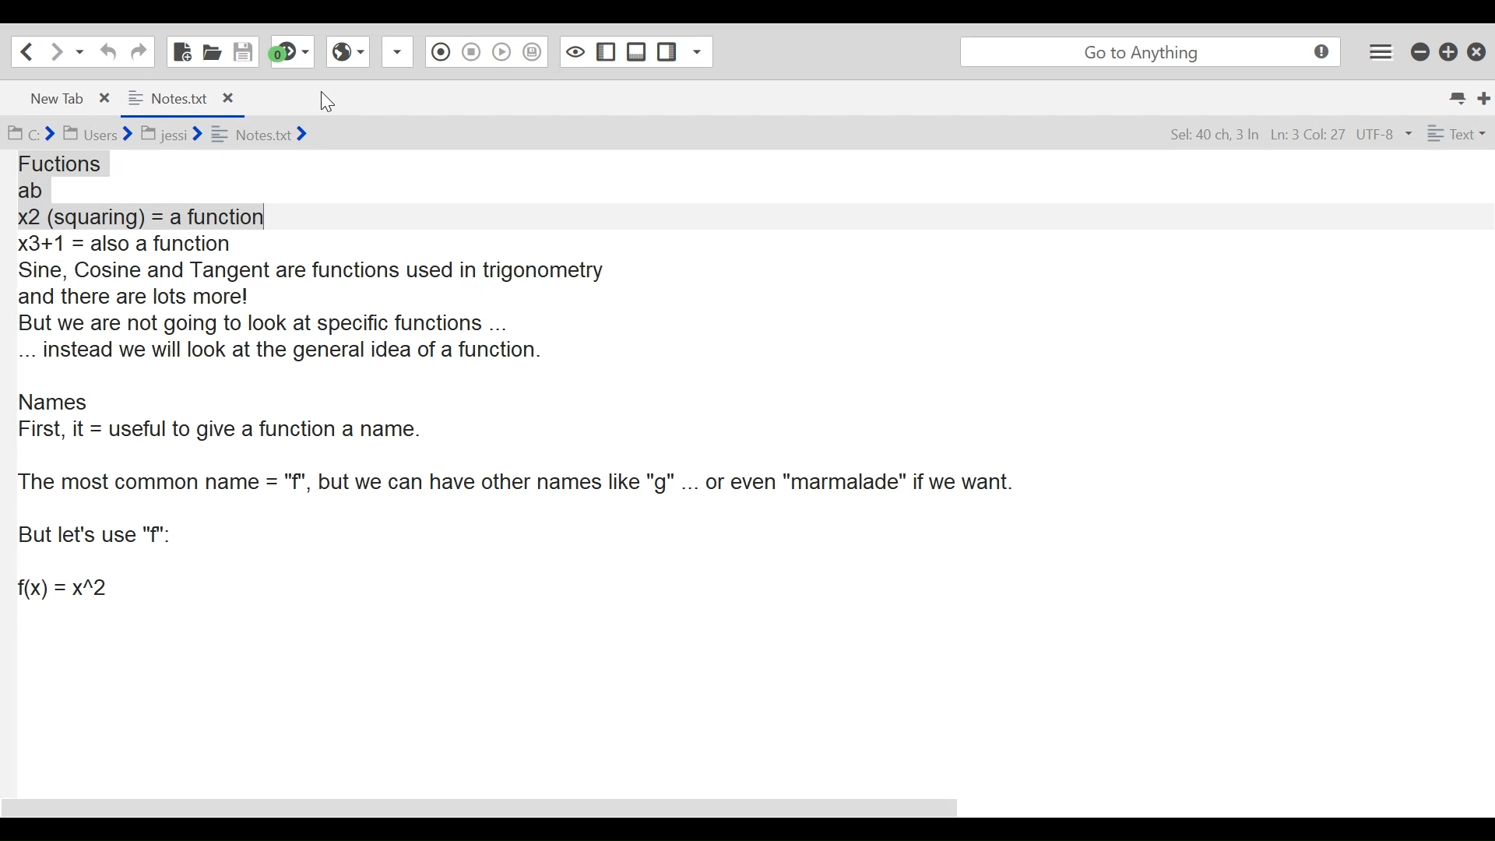 The height and width of the screenshot is (841, 1495). Describe the element at coordinates (396, 54) in the screenshot. I see `dropdown` at that location.